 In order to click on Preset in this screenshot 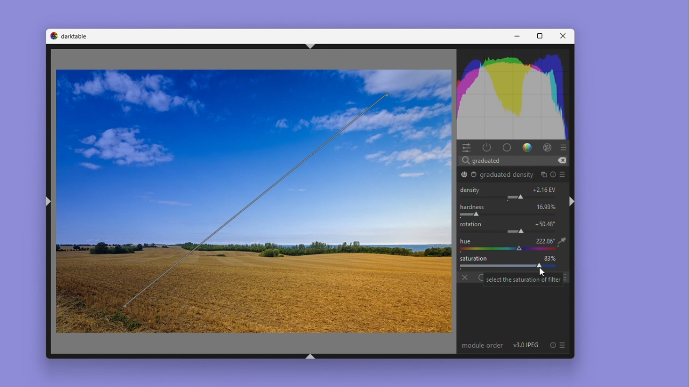, I will do `click(564, 345)`.